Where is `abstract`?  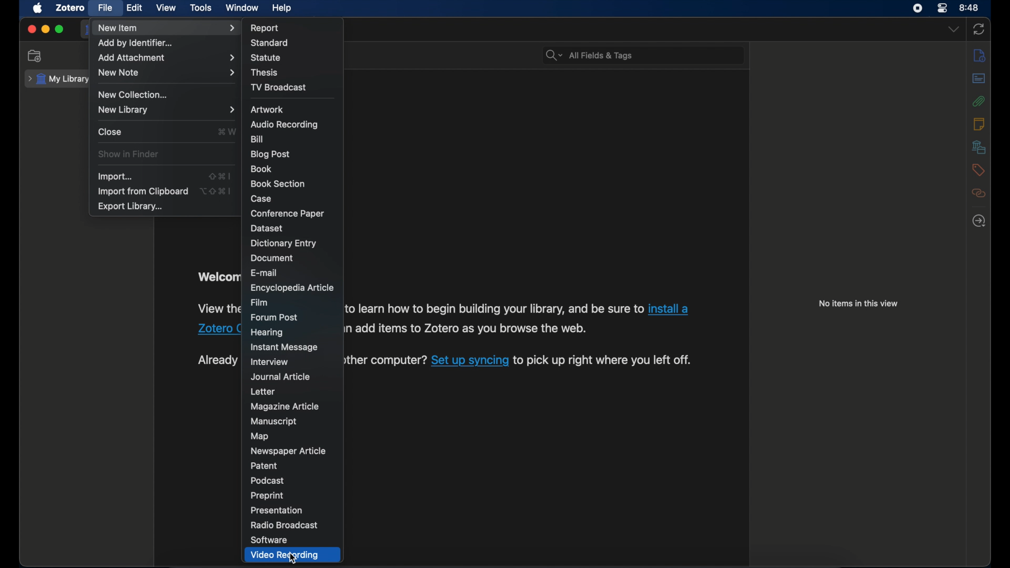 abstract is located at coordinates (978, 78).